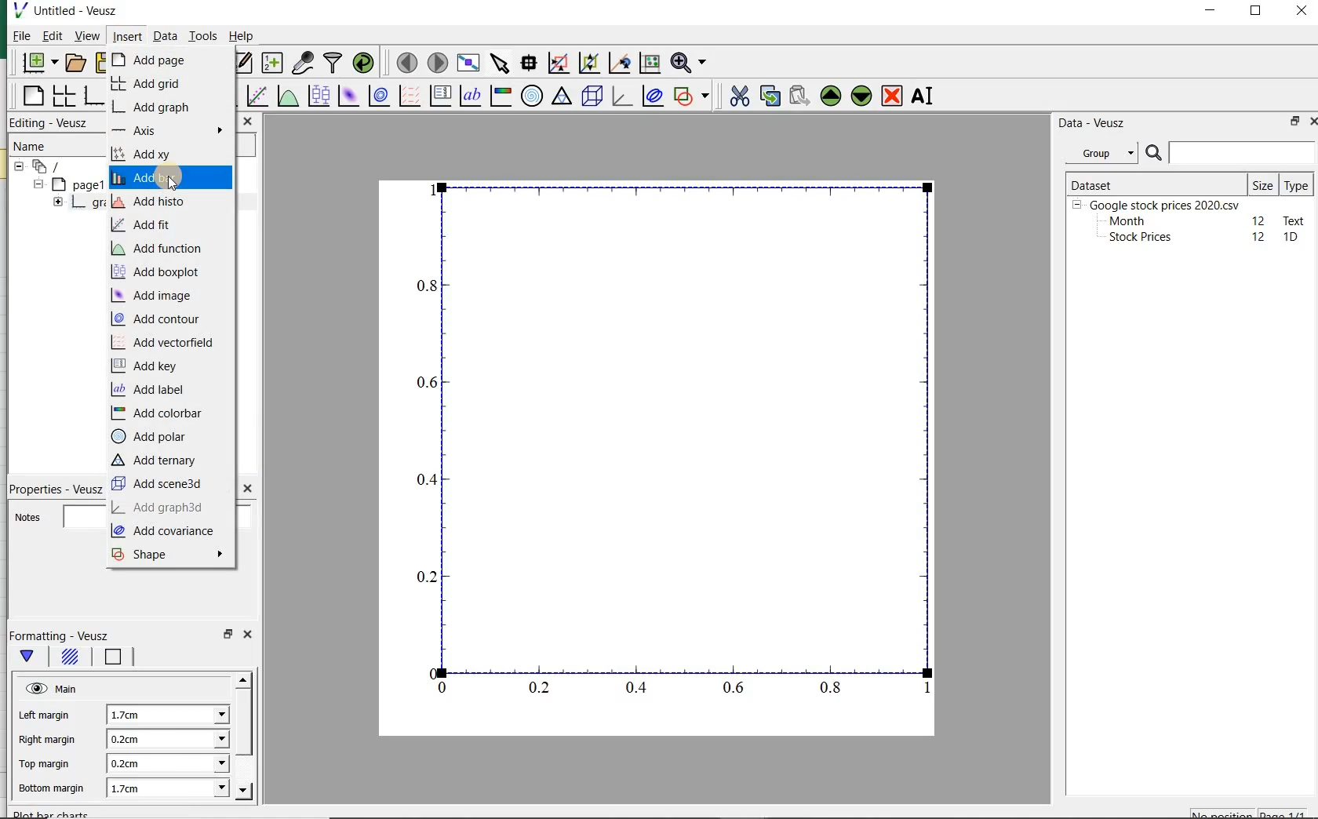  I want to click on add polar, so click(151, 439).